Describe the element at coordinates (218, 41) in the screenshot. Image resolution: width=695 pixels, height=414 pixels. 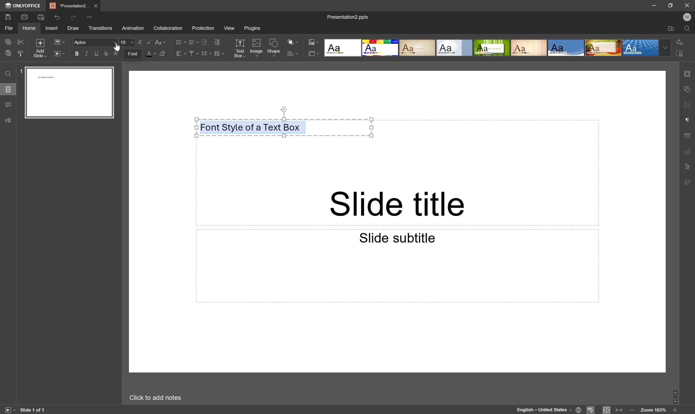
I see `Increase indent` at that location.